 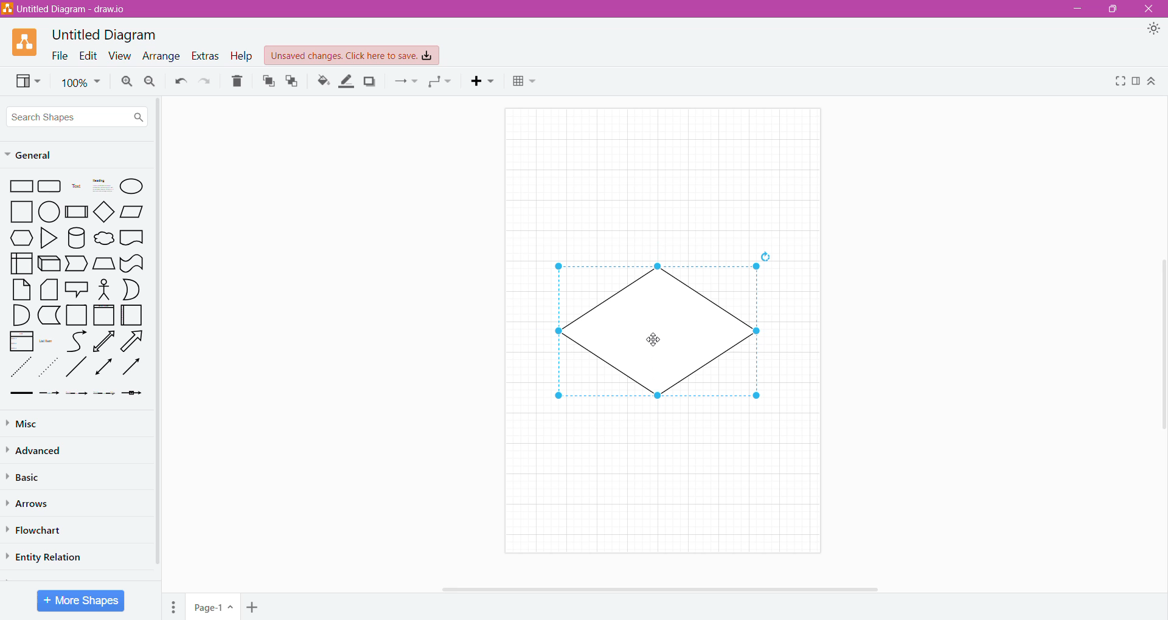 What do you see at coordinates (77, 315) in the screenshot?
I see `Container` at bounding box center [77, 315].